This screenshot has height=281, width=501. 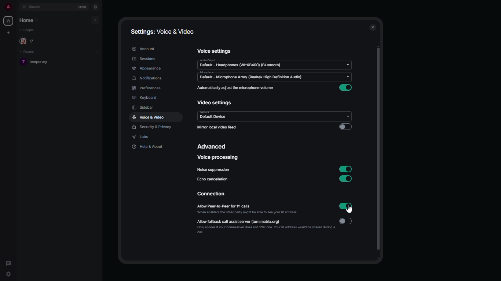 I want to click on cursor, so click(x=350, y=210).